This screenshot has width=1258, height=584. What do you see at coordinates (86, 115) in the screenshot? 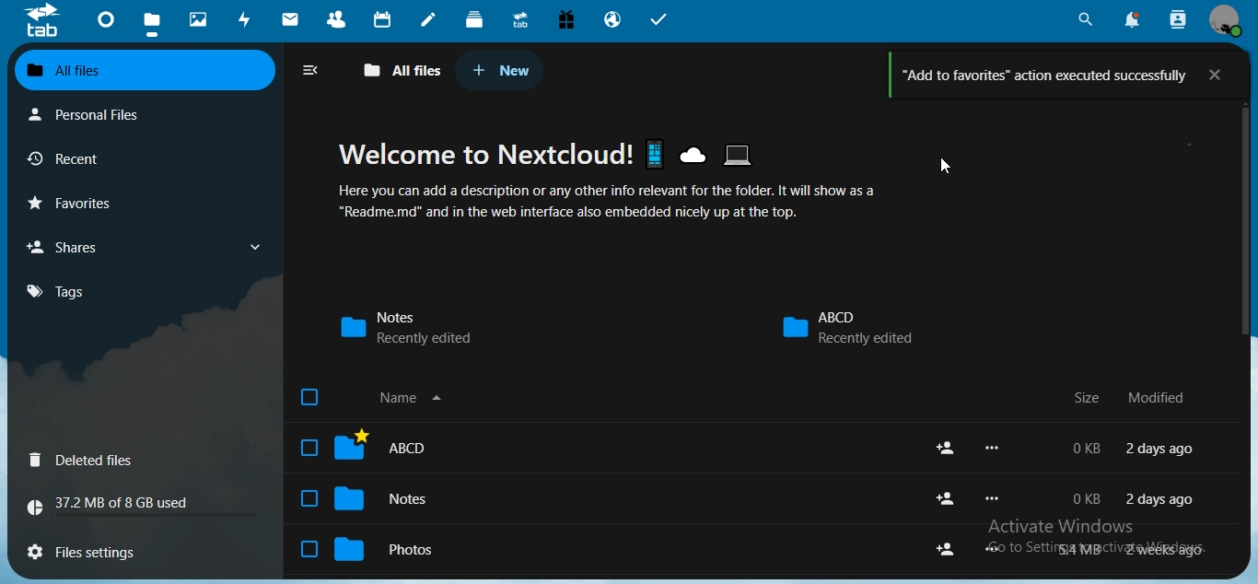
I see `personal files` at bounding box center [86, 115].